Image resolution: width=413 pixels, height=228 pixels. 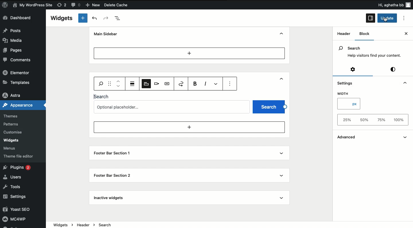 What do you see at coordinates (106, 18) in the screenshot?
I see `Redo` at bounding box center [106, 18].